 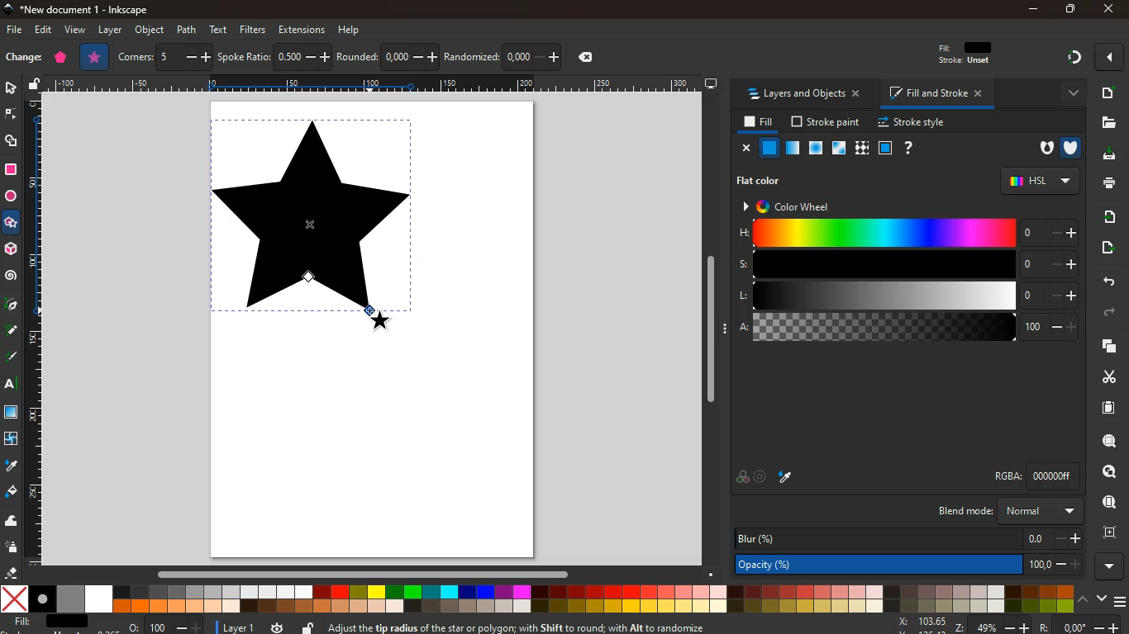 What do you see at coordinates (12, 546) in the screenshot?
I see `spray` at bounding box center [12, 546].